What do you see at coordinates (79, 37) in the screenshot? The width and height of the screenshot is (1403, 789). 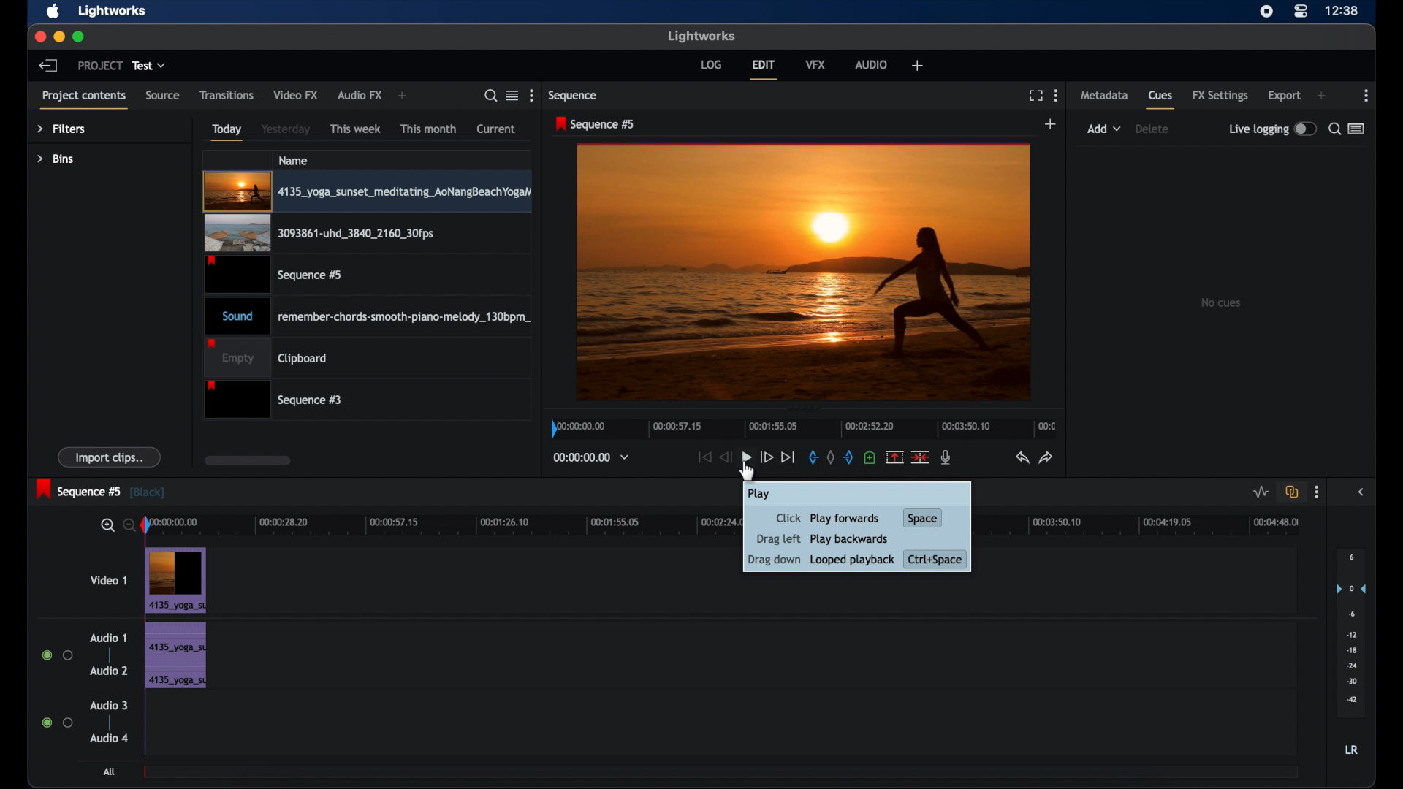 I see `maximize` at bounding box center [79, 37].